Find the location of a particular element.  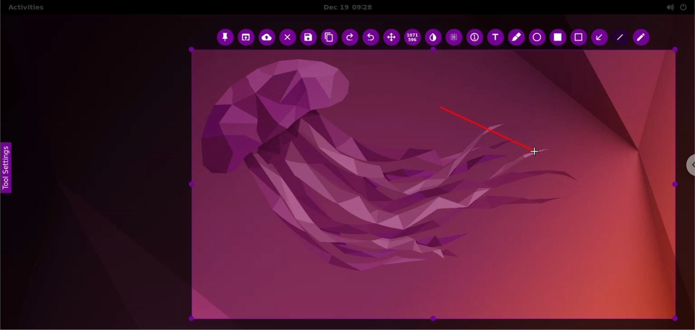

chrome options is located at coordinates (687, 166).